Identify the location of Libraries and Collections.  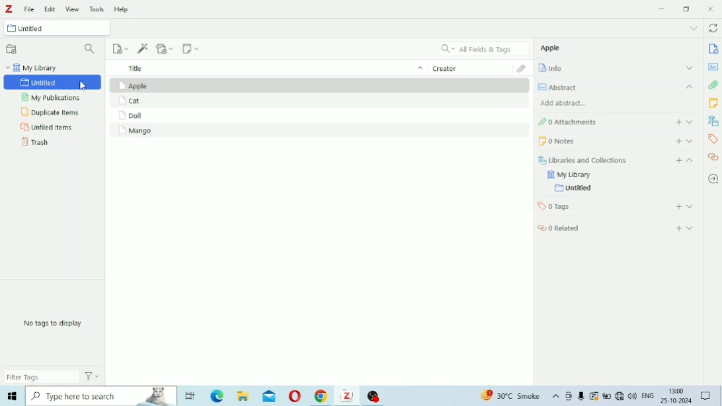
(582, 160).